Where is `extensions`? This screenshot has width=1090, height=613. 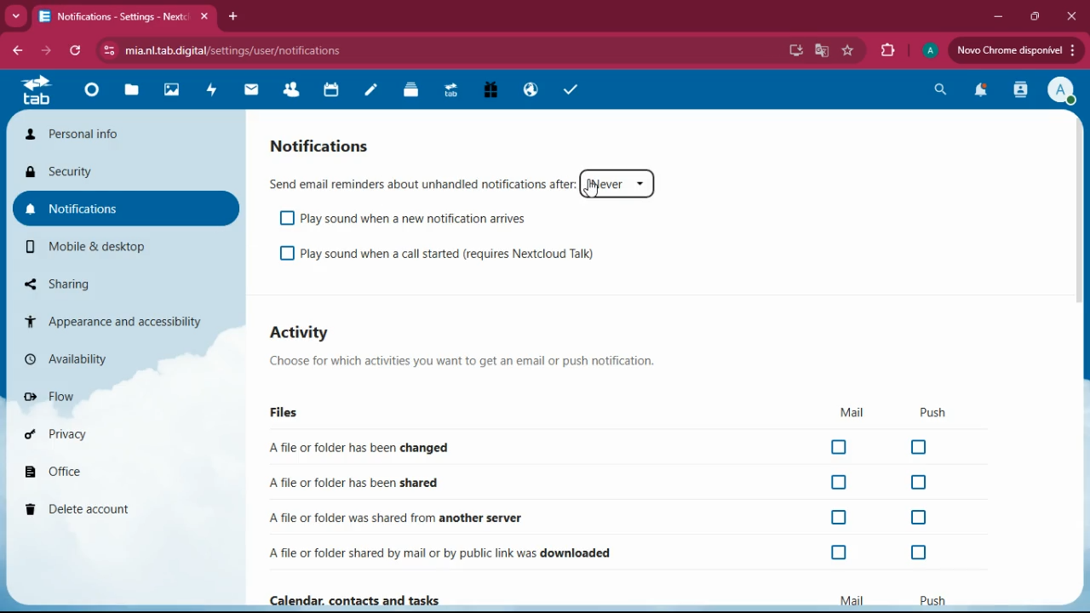
extensions is located at coordinates (886, 51).